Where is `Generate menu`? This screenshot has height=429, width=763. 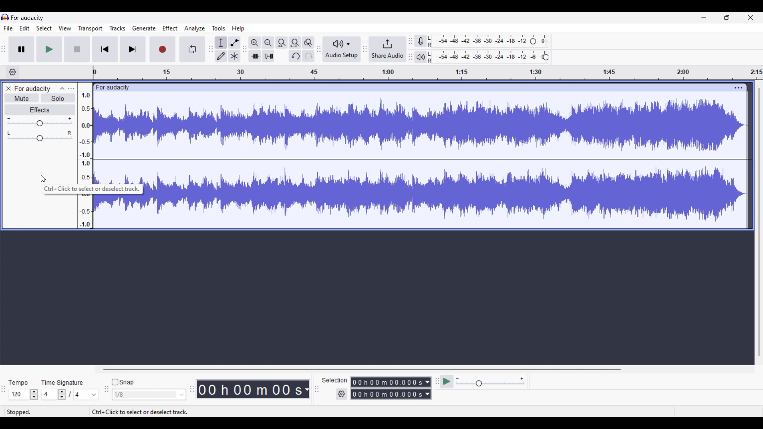 Generate menu is located at coordinates (144, 28).